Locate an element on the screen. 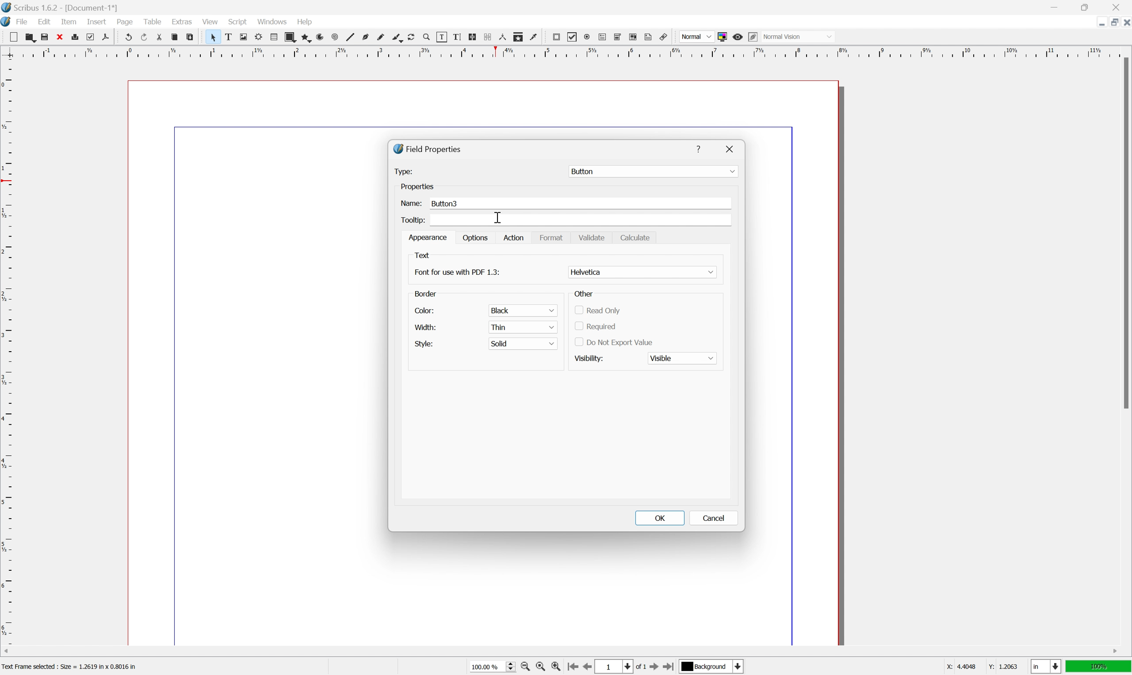  pdf push button is located at coordinates (557, 36).